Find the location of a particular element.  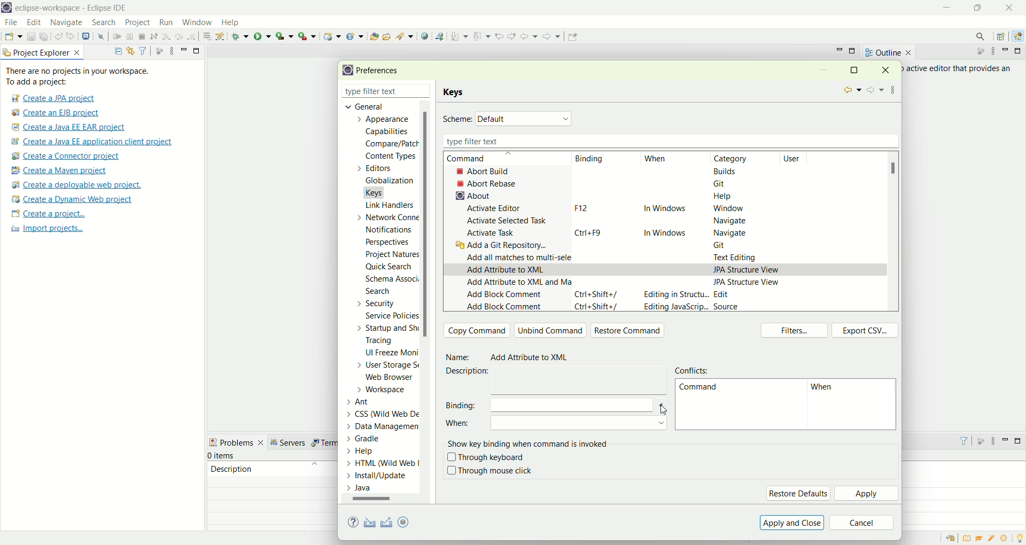

search is located at coordinates (104, 23).